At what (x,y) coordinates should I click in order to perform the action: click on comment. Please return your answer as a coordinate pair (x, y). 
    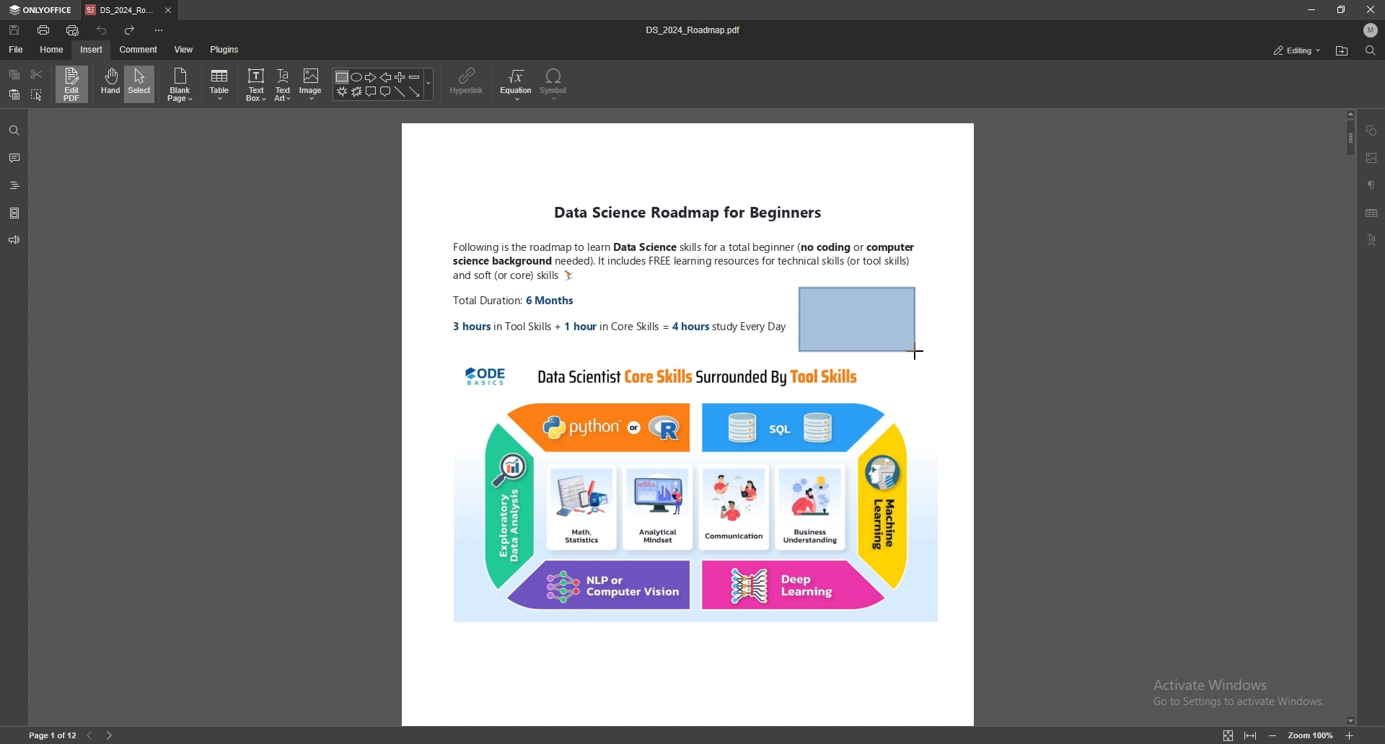
    Looking at the image, I should click on (138, 49).